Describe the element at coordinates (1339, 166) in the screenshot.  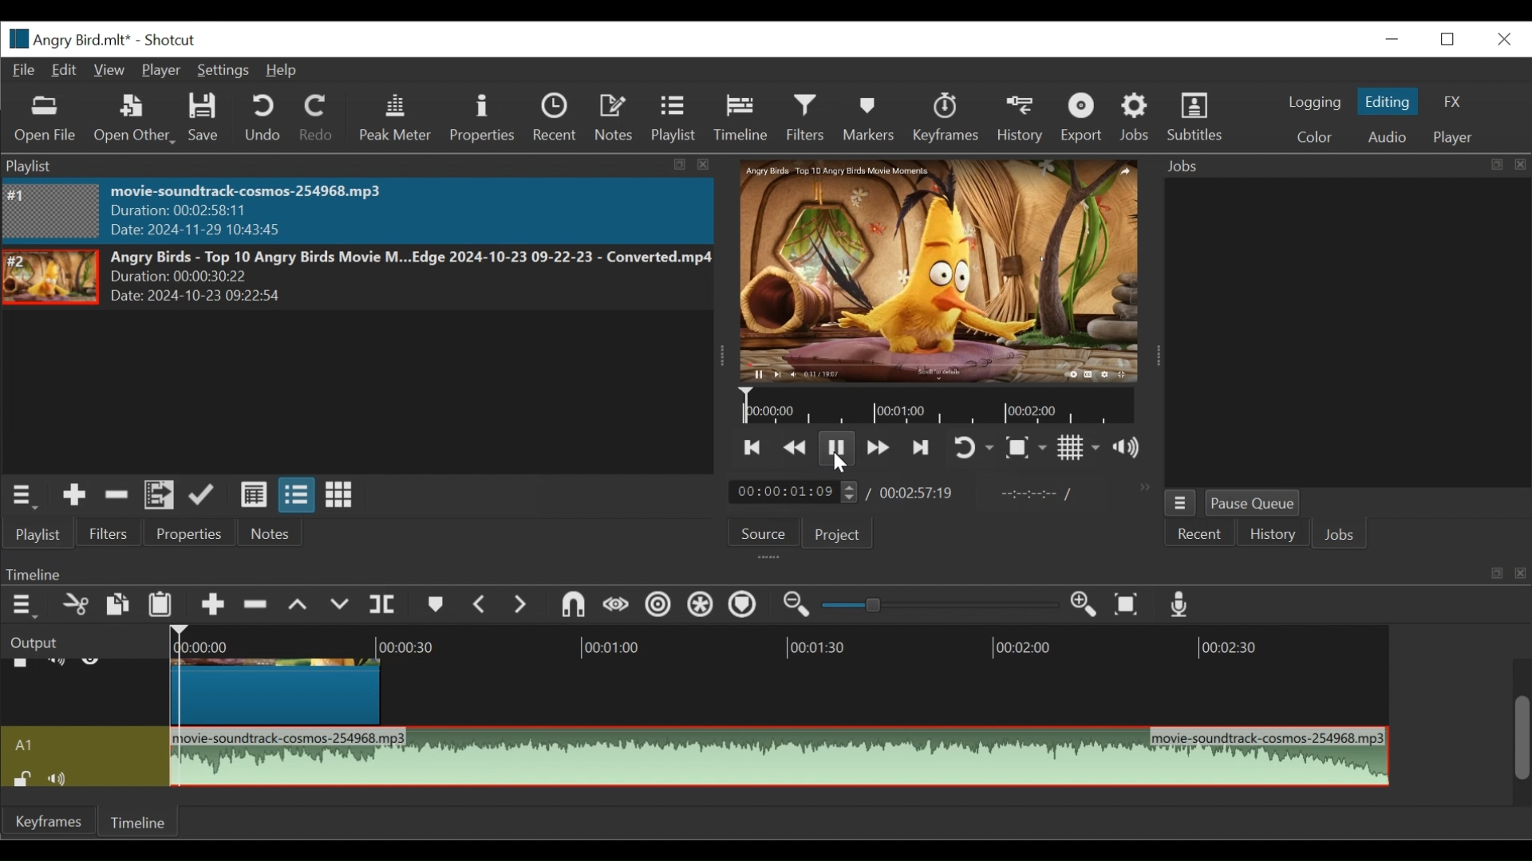
I see `Jobs Panel` at that location.